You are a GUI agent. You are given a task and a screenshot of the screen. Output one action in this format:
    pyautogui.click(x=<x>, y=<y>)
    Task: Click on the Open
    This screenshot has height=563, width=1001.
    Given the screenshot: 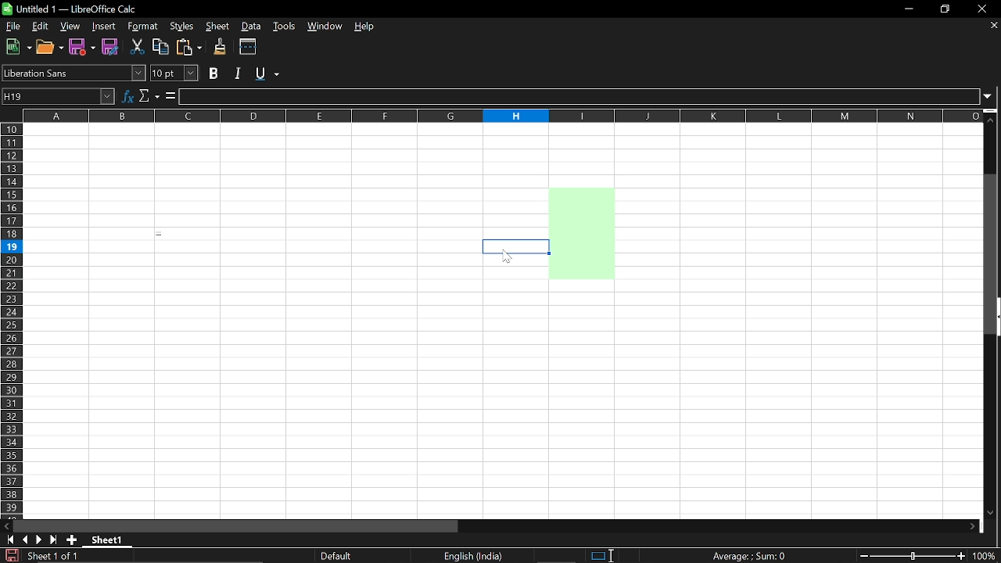 What is the action you would take?
    pyautogui.click(x=49, y=47)
    